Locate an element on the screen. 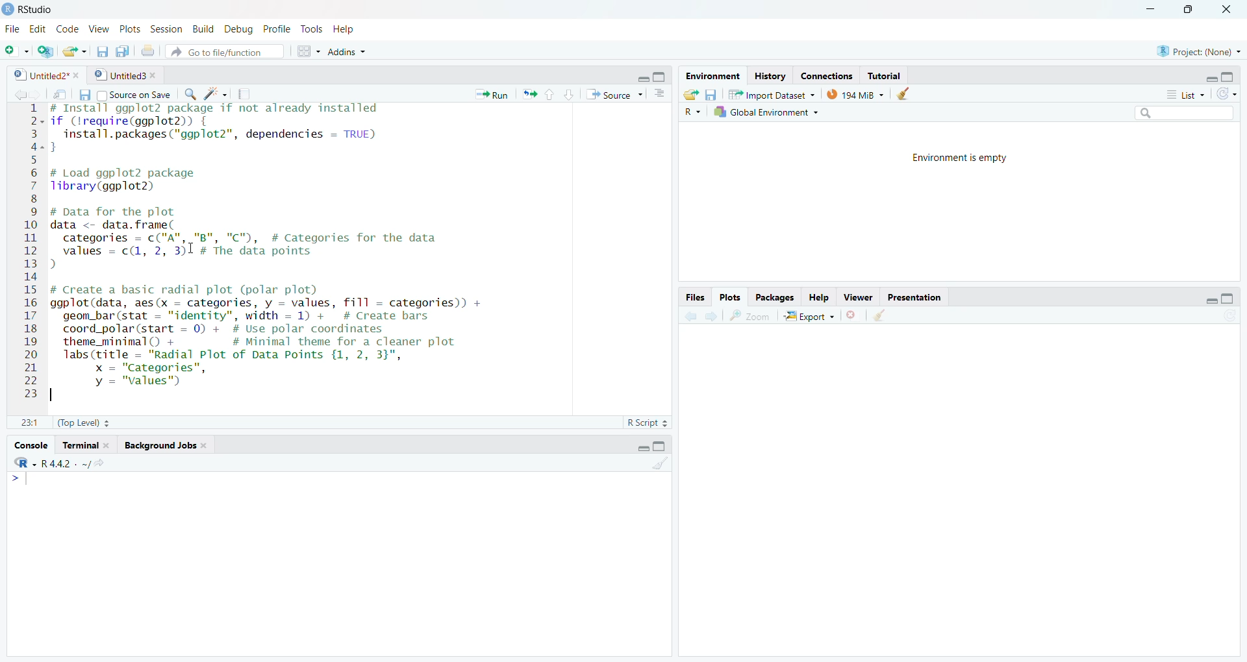 The width and height of the screenshot is (1247, 662). R + 1k Global Environment + is located at coordinates (775, 113).